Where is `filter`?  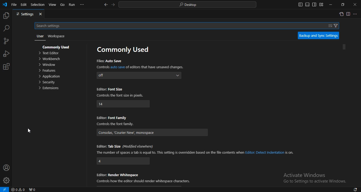
filter is located at coordinates (332, 26).